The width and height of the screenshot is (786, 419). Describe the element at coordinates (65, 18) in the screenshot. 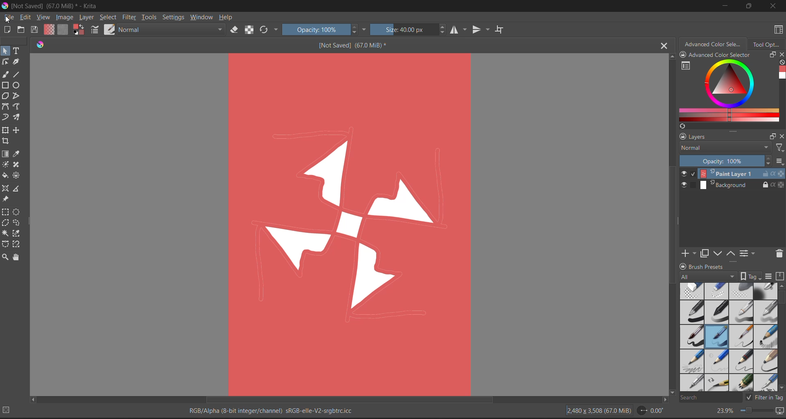

I see `image` at that location.